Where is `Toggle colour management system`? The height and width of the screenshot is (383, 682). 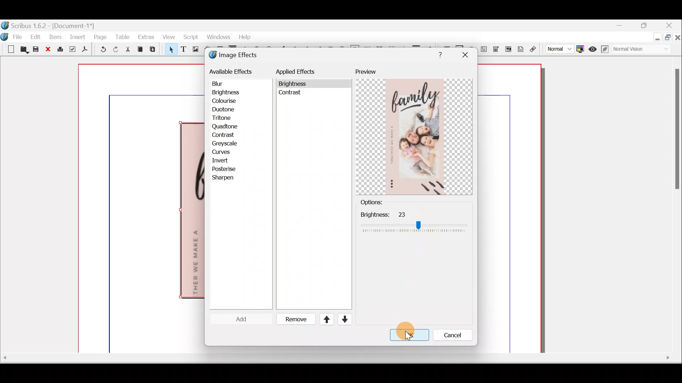
Toggle colour management system is located at coordinates (580, 48).